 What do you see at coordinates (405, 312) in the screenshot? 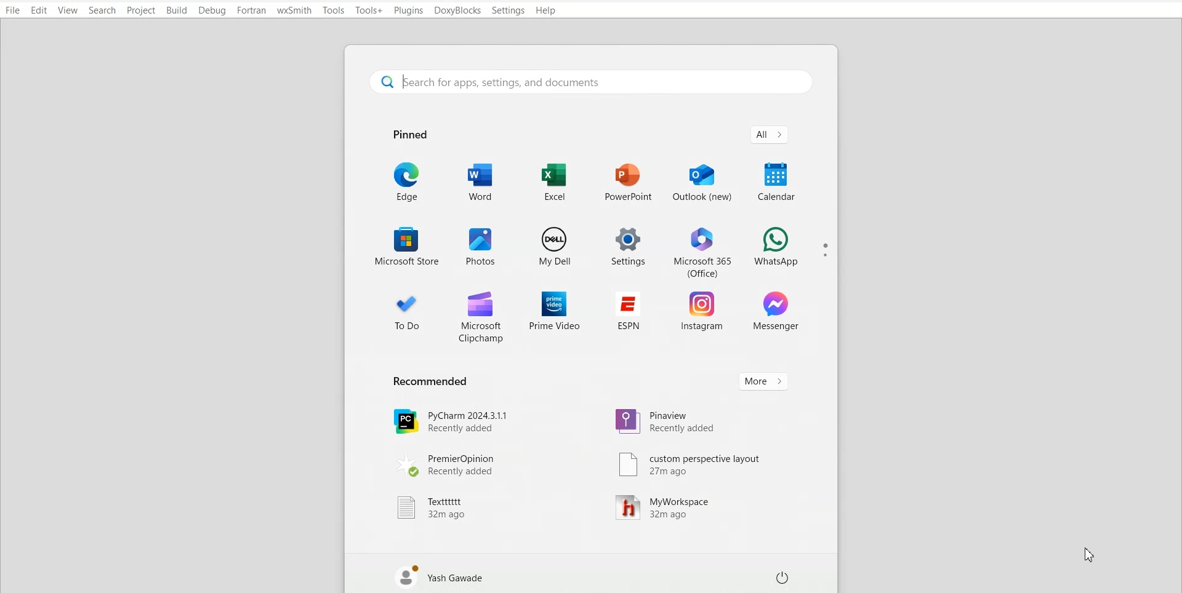
I see `To Do` at bounding box center [405, 312].